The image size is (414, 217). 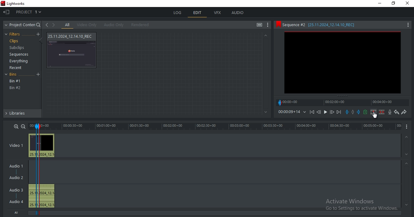 I want to click on add a cue, so click(x=366, y=112).